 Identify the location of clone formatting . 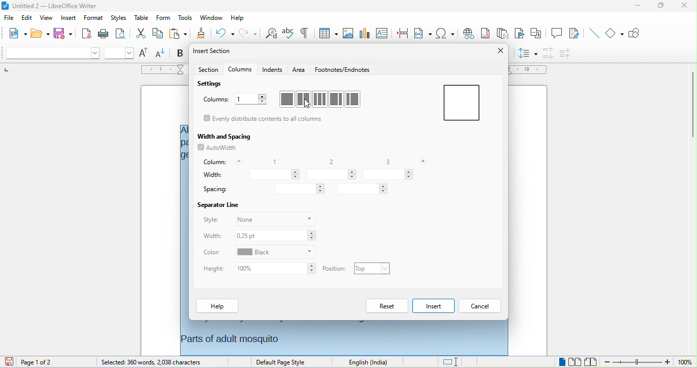
(200, 33).